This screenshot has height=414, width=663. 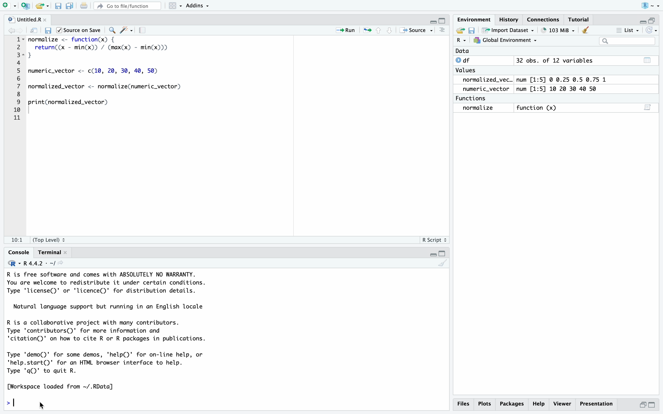 What do you see at coordinates (115, 81) in the screenshot?
I see `normaLize <- tTunction(x) +4
return((x - min(x)) / (max(x) - min(x)))
HB
numeric_vector <- c(10, 20, 30, 40, 50)
normalized_vector <- normalize(numeric_vector)
print(normalized_vector)` at bounding box center [115, 81].